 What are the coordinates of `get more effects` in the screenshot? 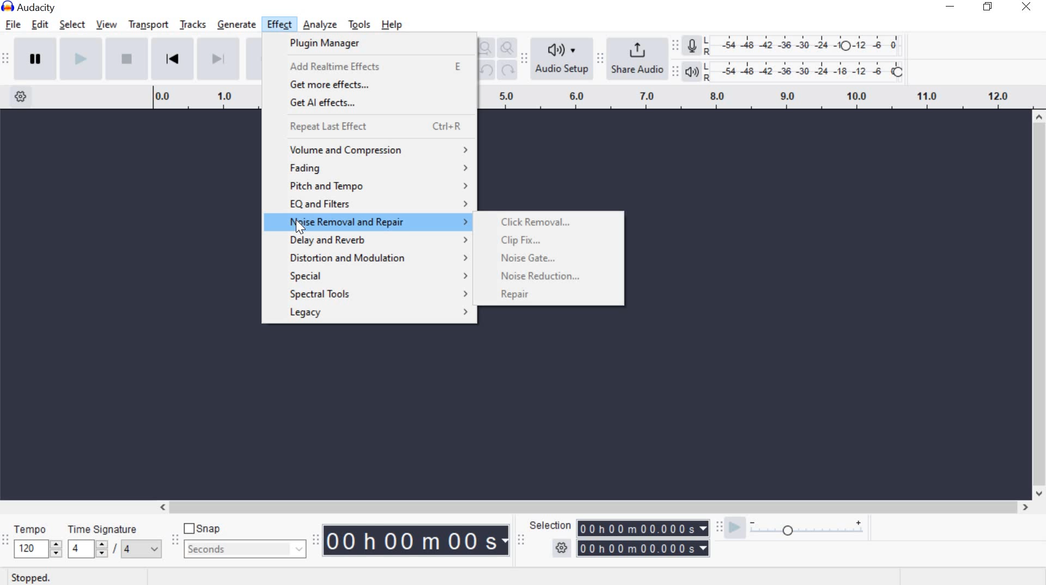 It's located at (337, 84).